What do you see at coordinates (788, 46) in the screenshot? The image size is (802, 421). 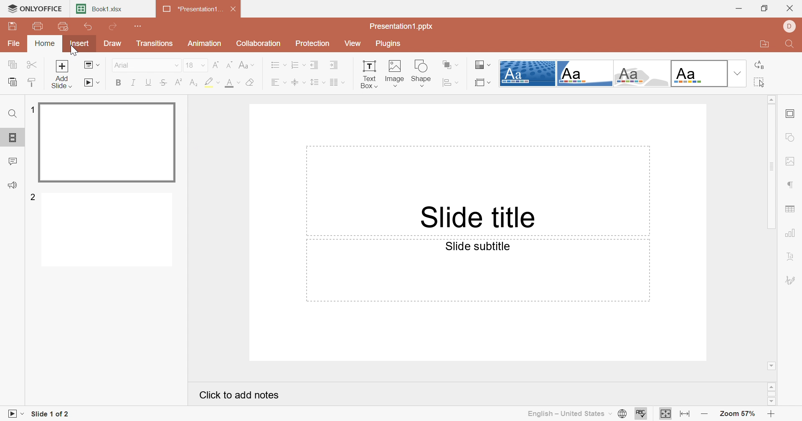 I see `Find` at bounding box center [788, 46].